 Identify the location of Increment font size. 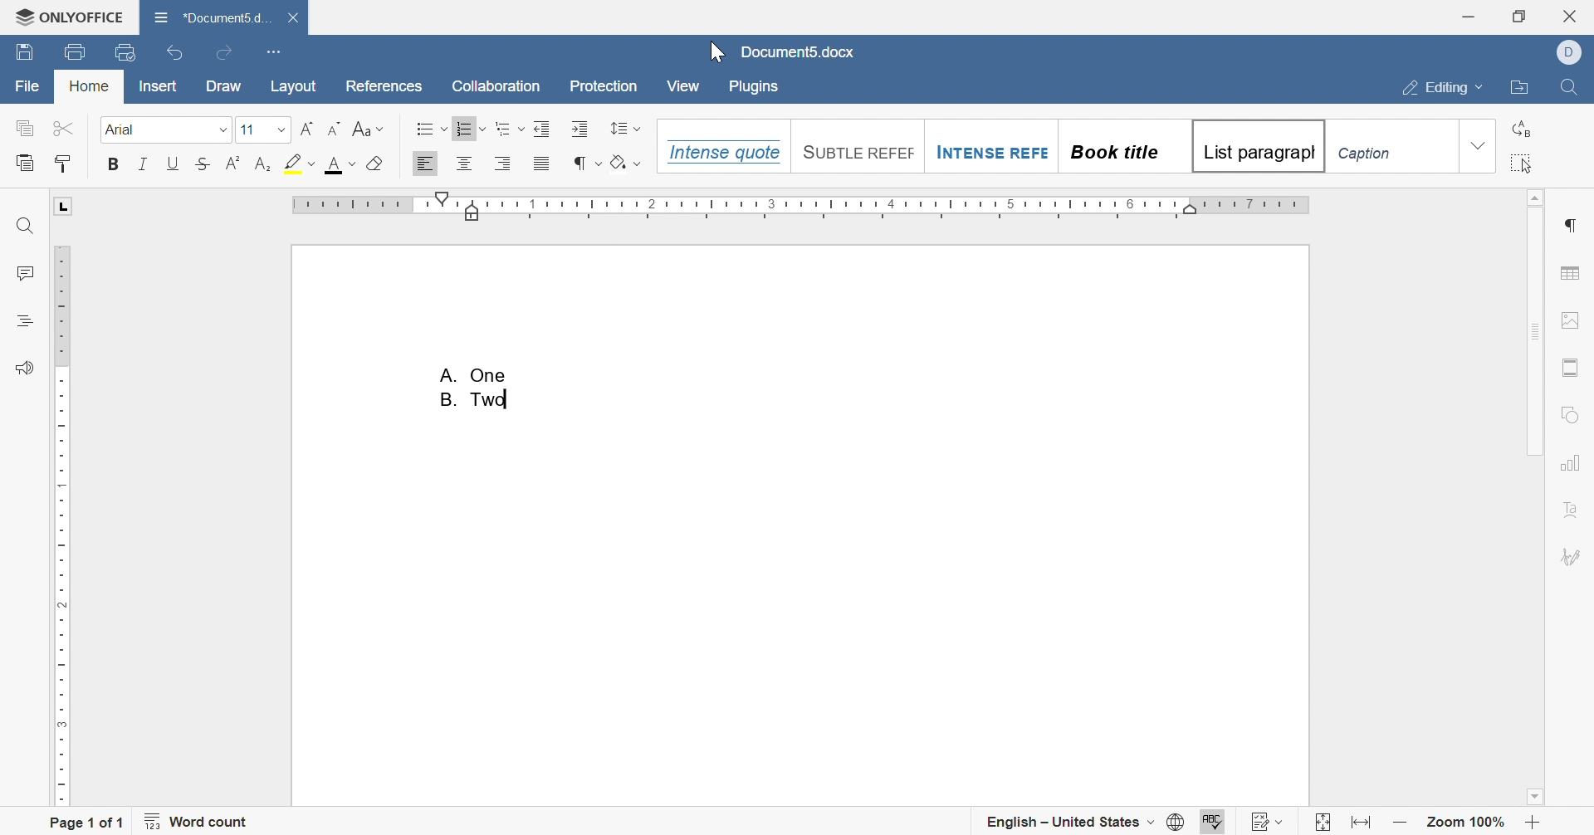
(308, 129).